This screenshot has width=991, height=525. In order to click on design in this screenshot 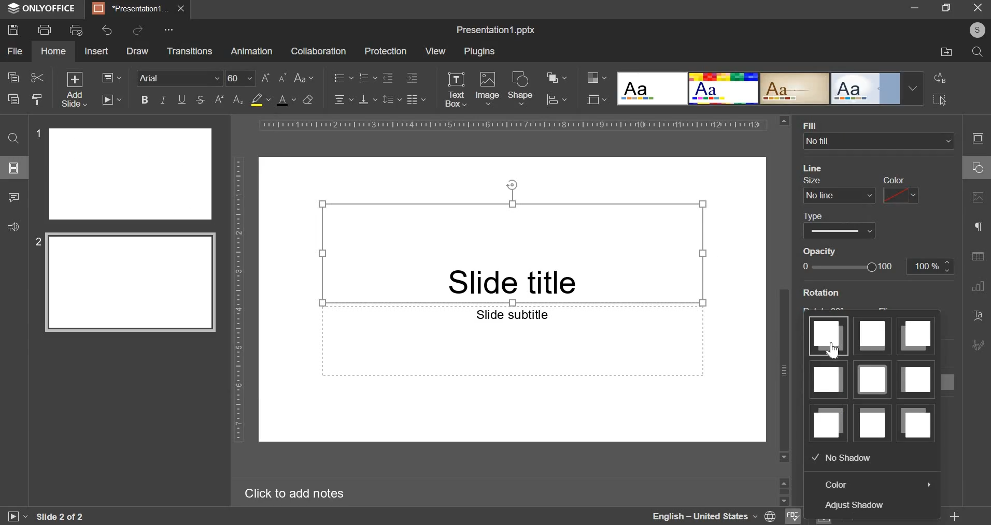, I will do `click(770, 88)`.